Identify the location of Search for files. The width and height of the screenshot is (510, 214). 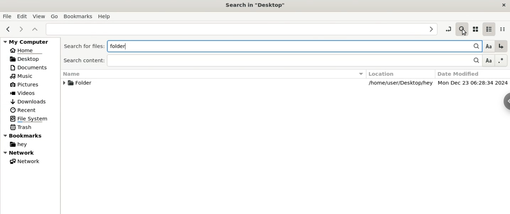
(83, 46).